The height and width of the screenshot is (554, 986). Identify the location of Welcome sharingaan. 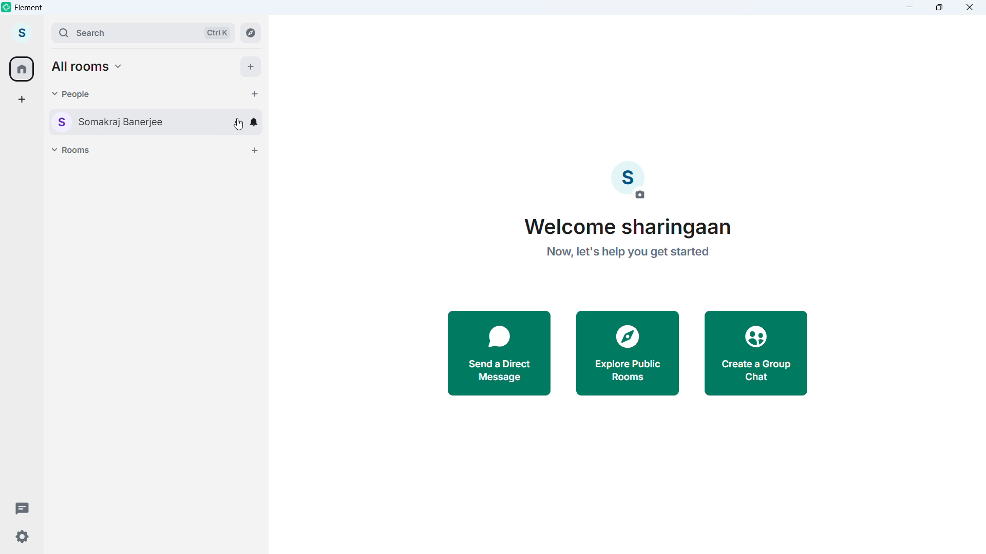
(632, 228).